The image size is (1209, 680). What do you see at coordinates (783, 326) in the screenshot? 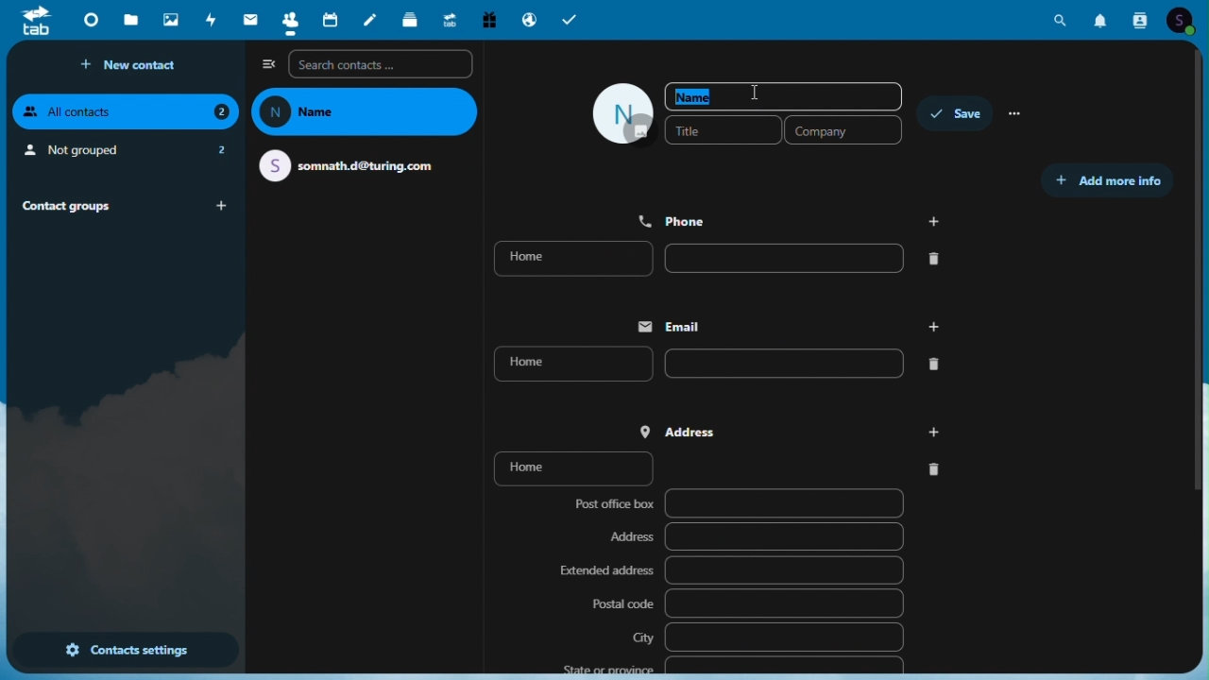
I see `email` at bounding box center [783, 326].